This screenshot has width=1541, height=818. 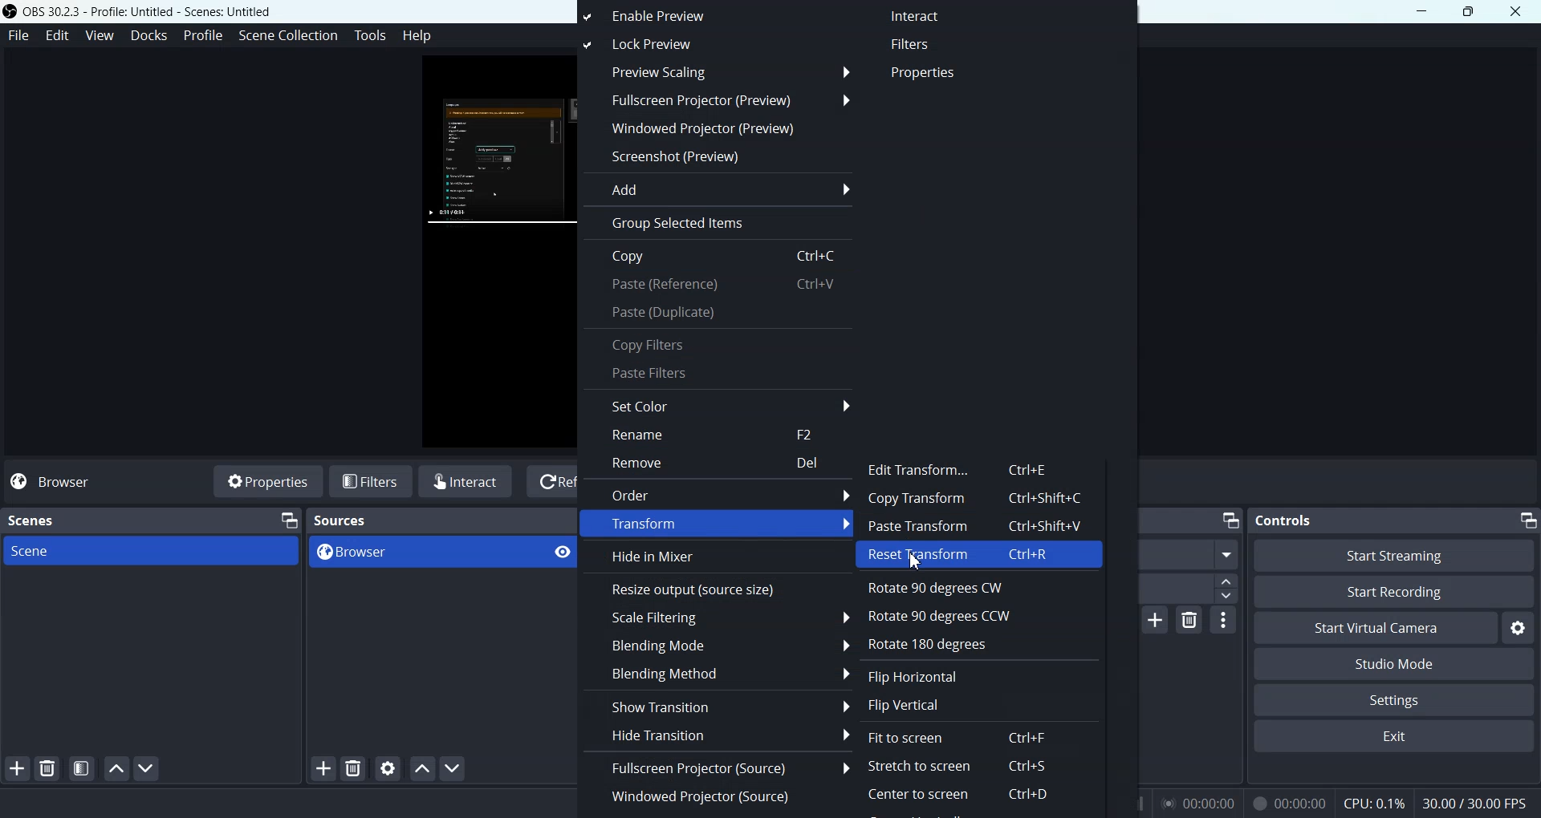 What do you see at coordinates (1393, 663) in the screenshot?
I see `Studio Mode` at bounding box center [1393, 663].